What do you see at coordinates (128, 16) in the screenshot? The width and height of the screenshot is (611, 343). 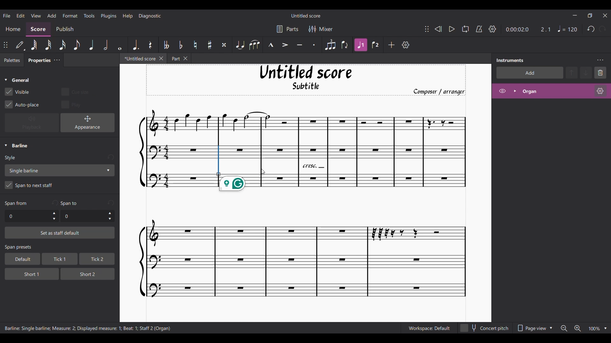 I see `Help menu` at bounding box center [128, 16].